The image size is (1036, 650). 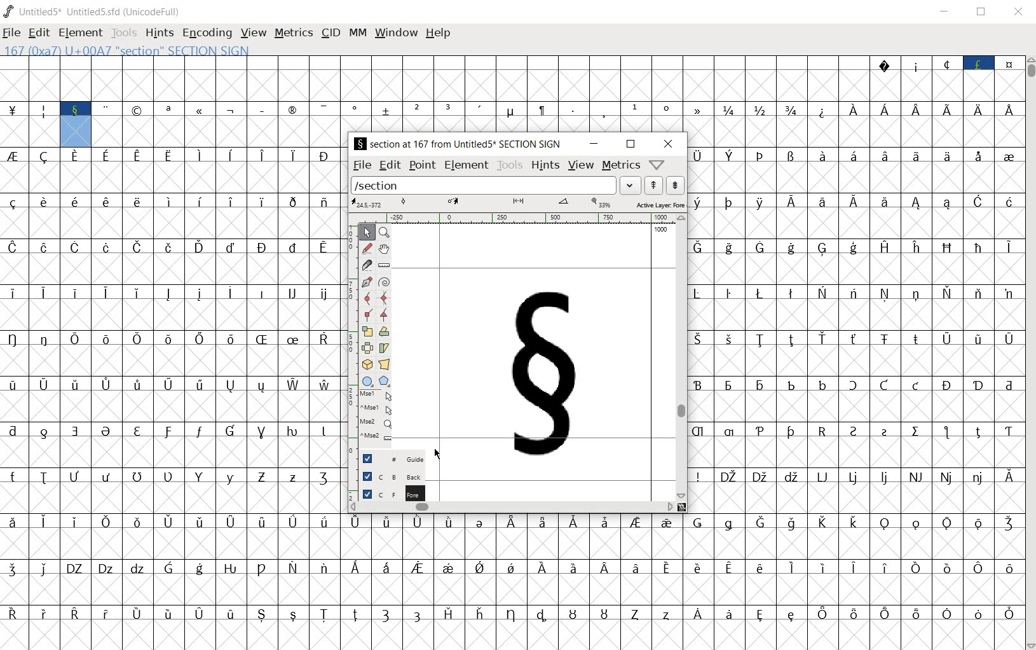 What do you see at coordinates (457, 144) in the screenshot?
I see `§ SECTION AT 167 FROM UNTITLED5 SECTION SIGN` at bounding box center [457, 144].